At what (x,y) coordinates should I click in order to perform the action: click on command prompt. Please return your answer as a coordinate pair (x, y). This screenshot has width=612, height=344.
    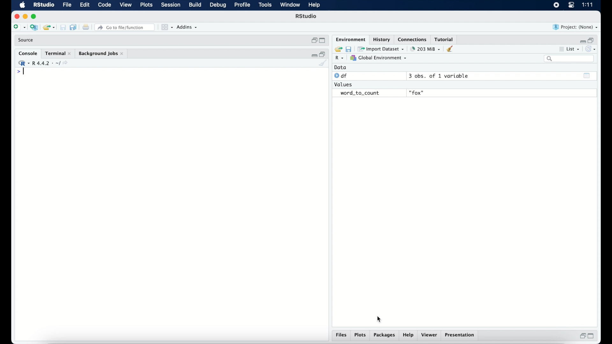
    Looking at the image, I should click on (19, 72).